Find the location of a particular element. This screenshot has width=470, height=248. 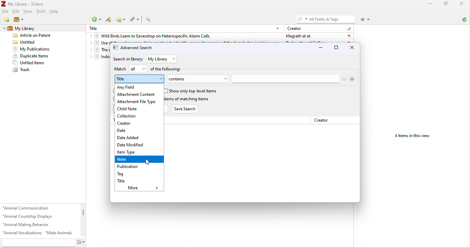

Article on patent is located at coordinates (33, 36).